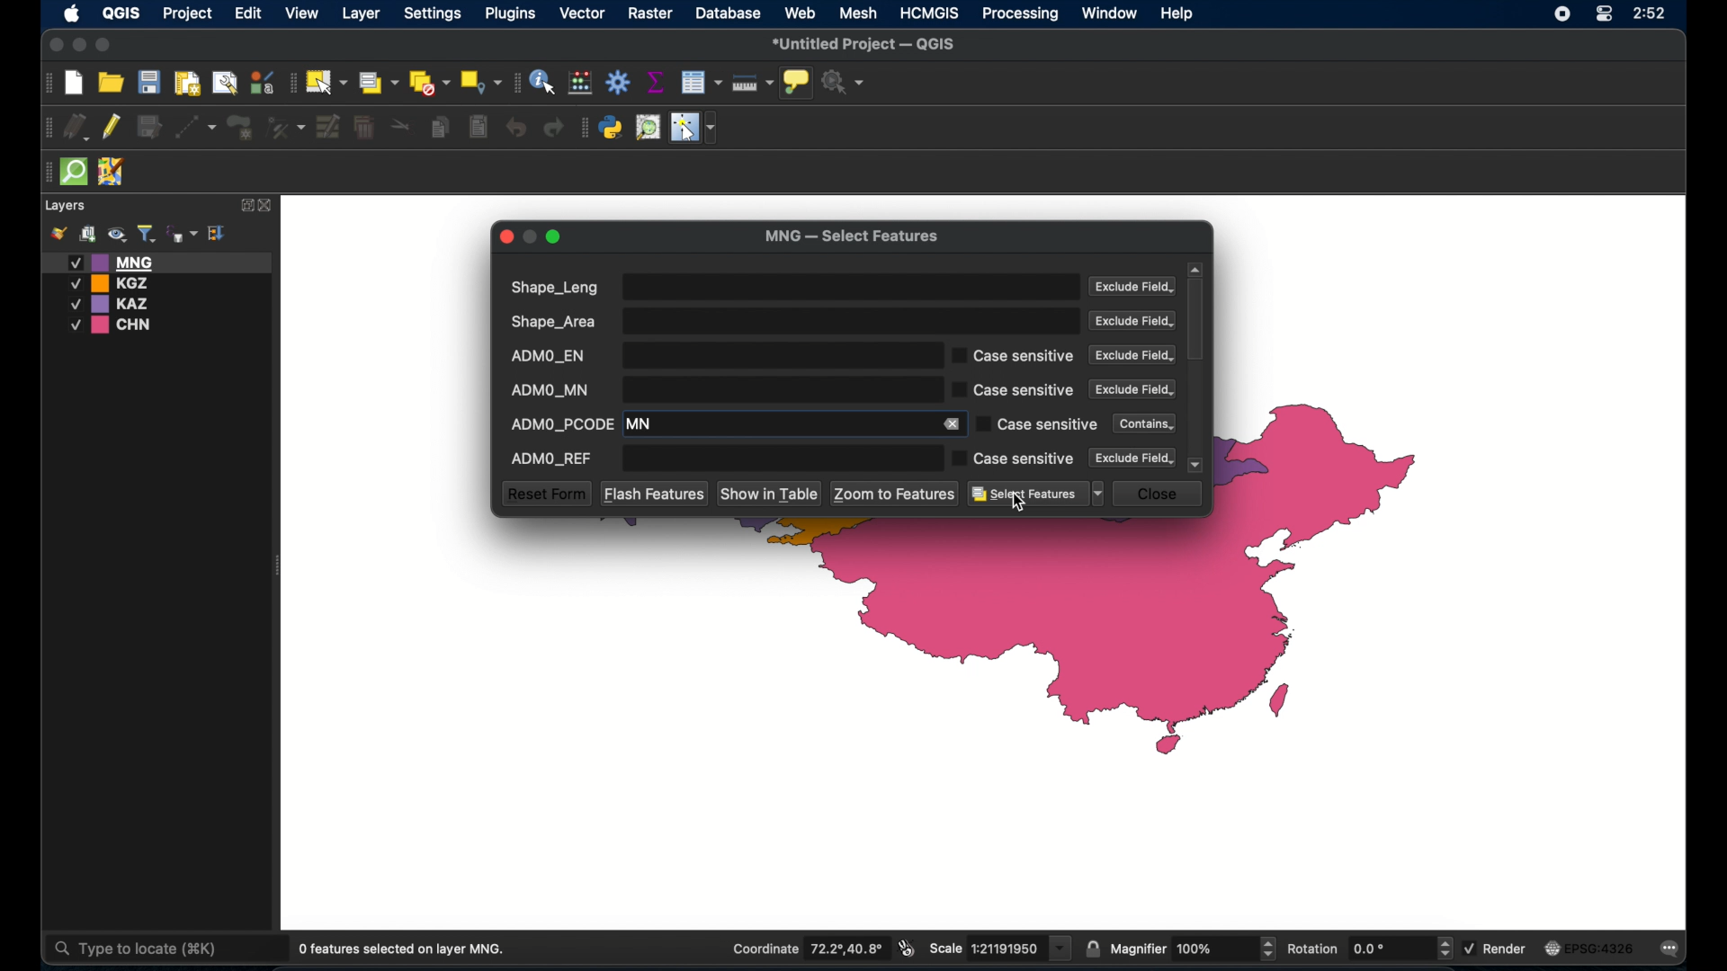 The image size is (1727, 971). Describe the element at coordinates (67, 206) in the screenshot. I see `layers` at that location.